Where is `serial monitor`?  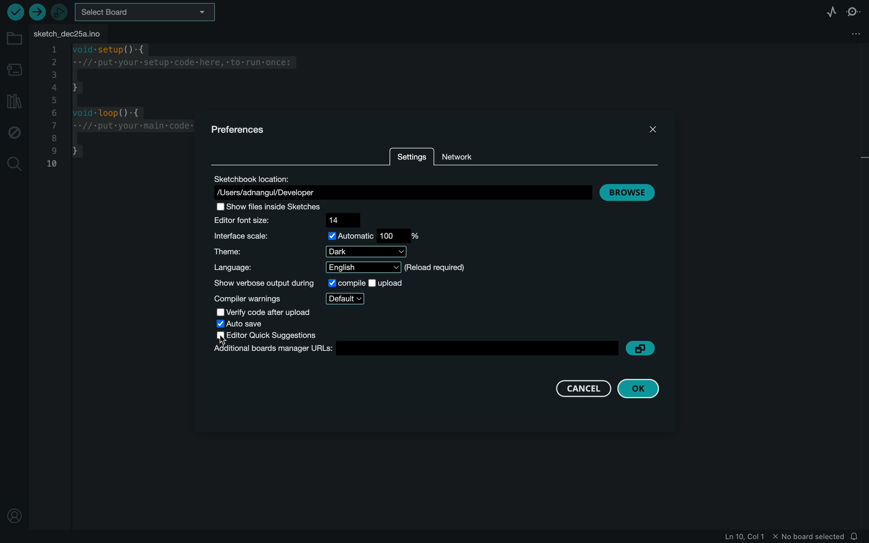
serial monitor is located at coordinates (855, 12).